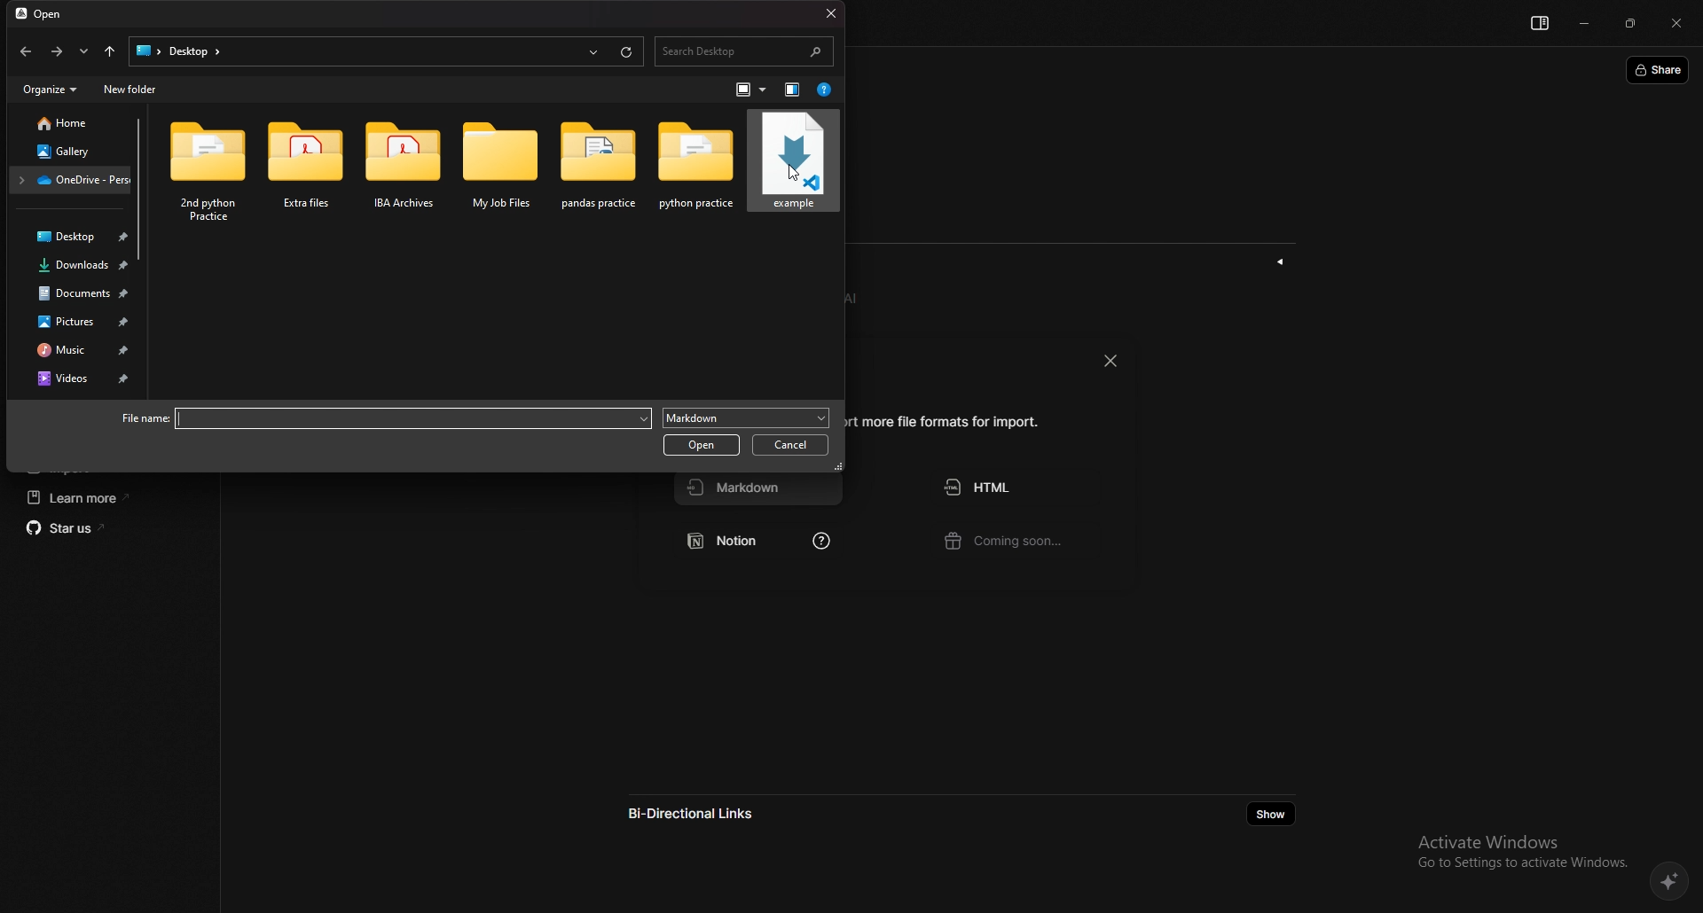 This screenshot has height=913, width=1703. What do you see at coordinates (788, 446) in the screenshot?
I see `cancel` at bounding box center [788, 446].